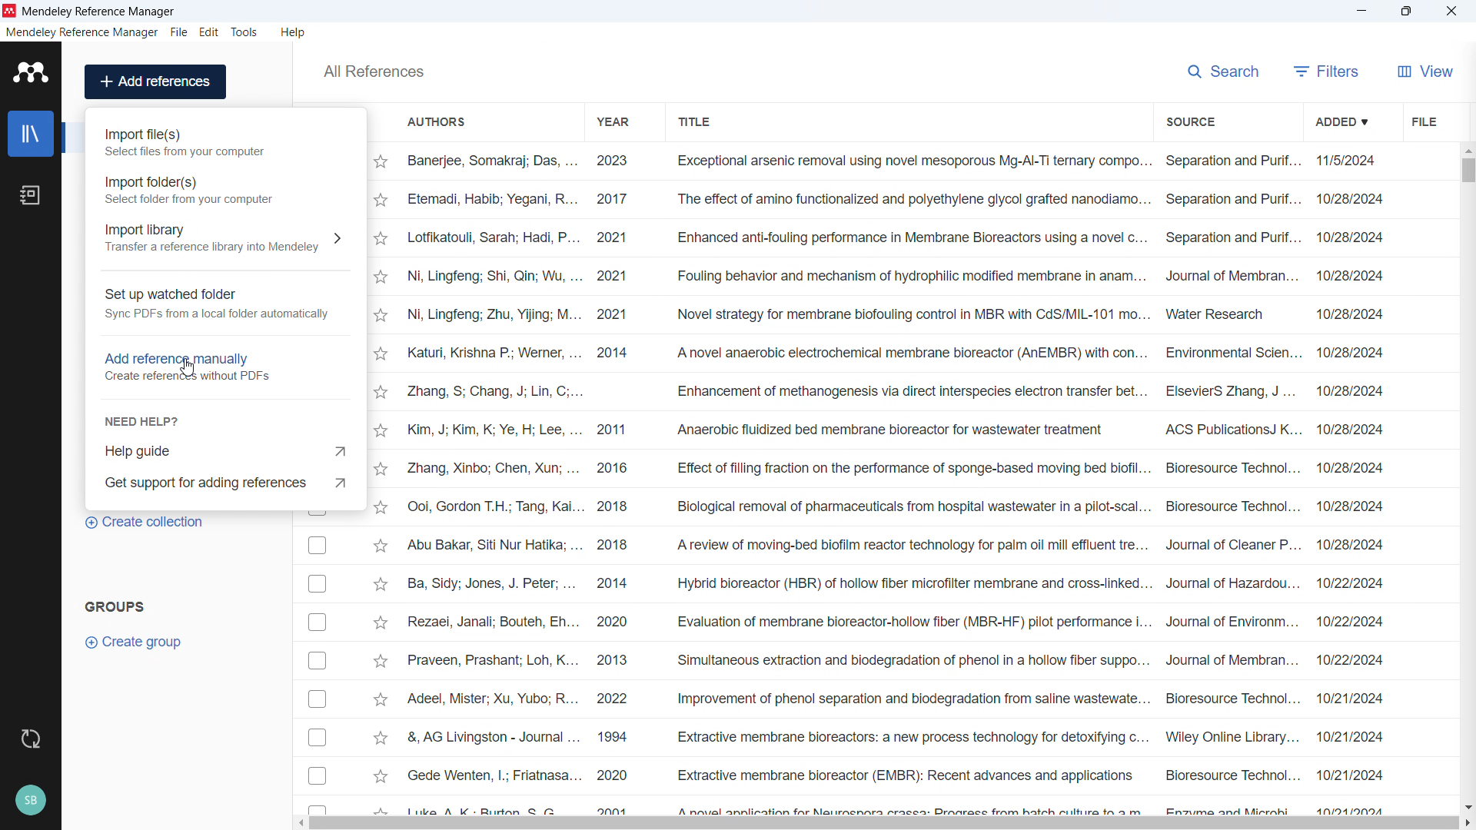 The height and width of the screenshot is (830, 1476). Describe the element at coordinates (224, 305) in the screenshot. I see `Set up watched folder ` at that location.